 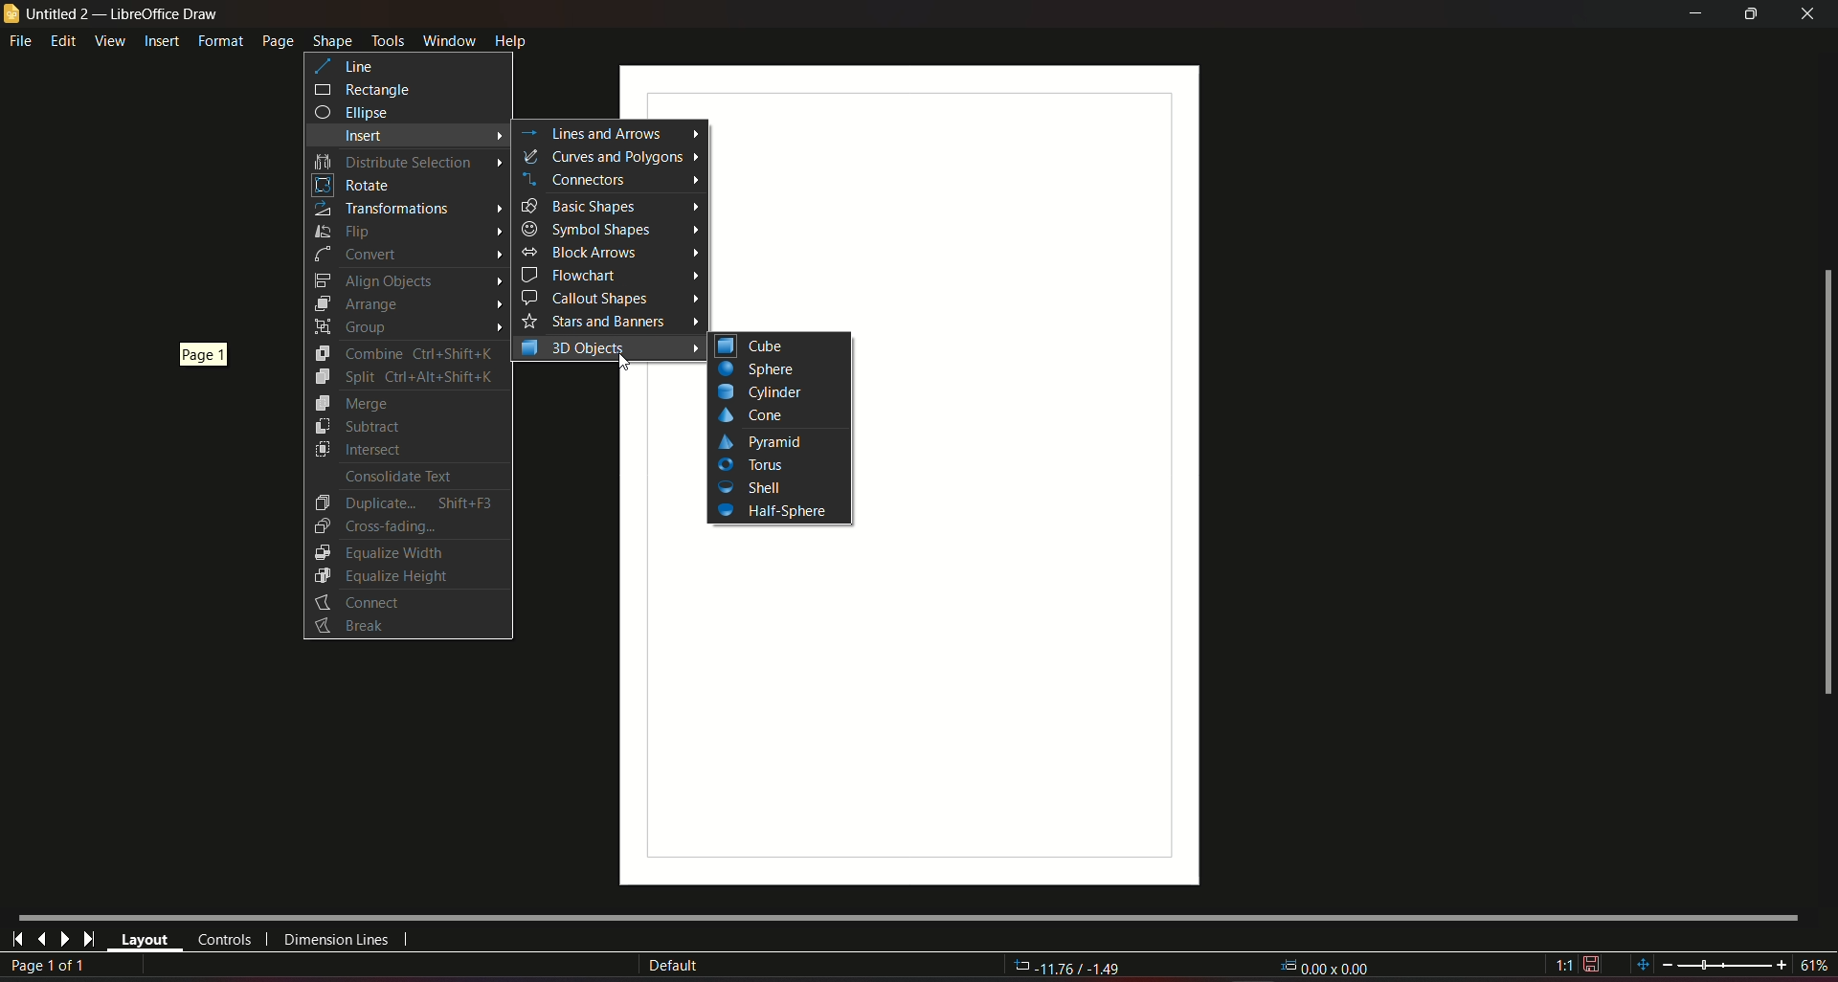 What do you see at coordinates (694, 321) in the screenshot?
I see `Arrow` at bounding box center [694, 321].